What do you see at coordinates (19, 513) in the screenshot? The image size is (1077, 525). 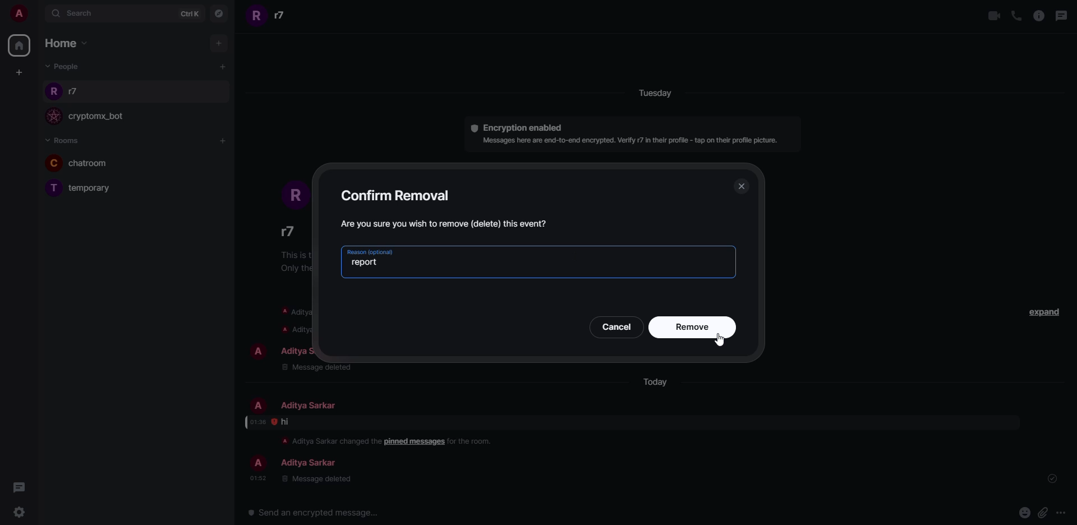 I see `settings` at bounding box center [19, 513].